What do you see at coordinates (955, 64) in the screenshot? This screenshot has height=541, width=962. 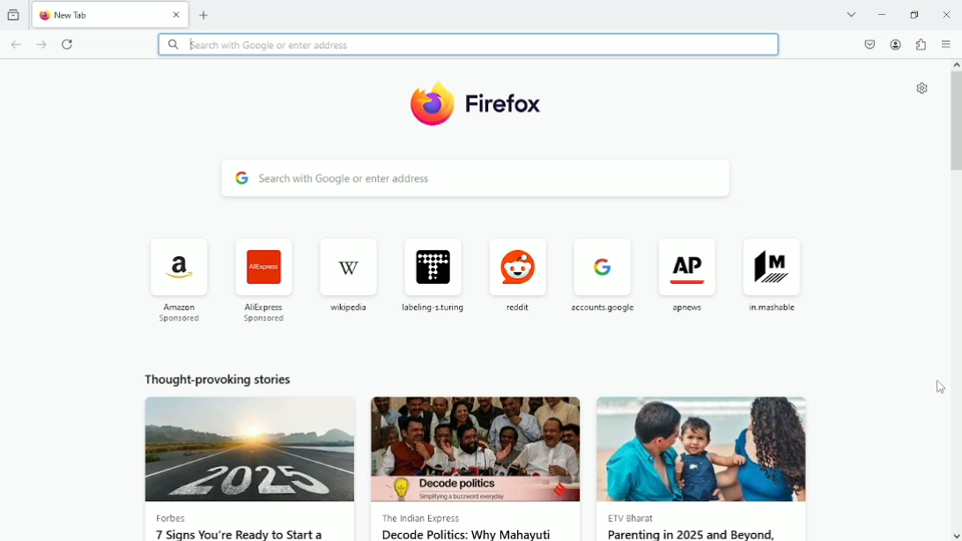 I see `scroll up` at bounding box center [955, 64].